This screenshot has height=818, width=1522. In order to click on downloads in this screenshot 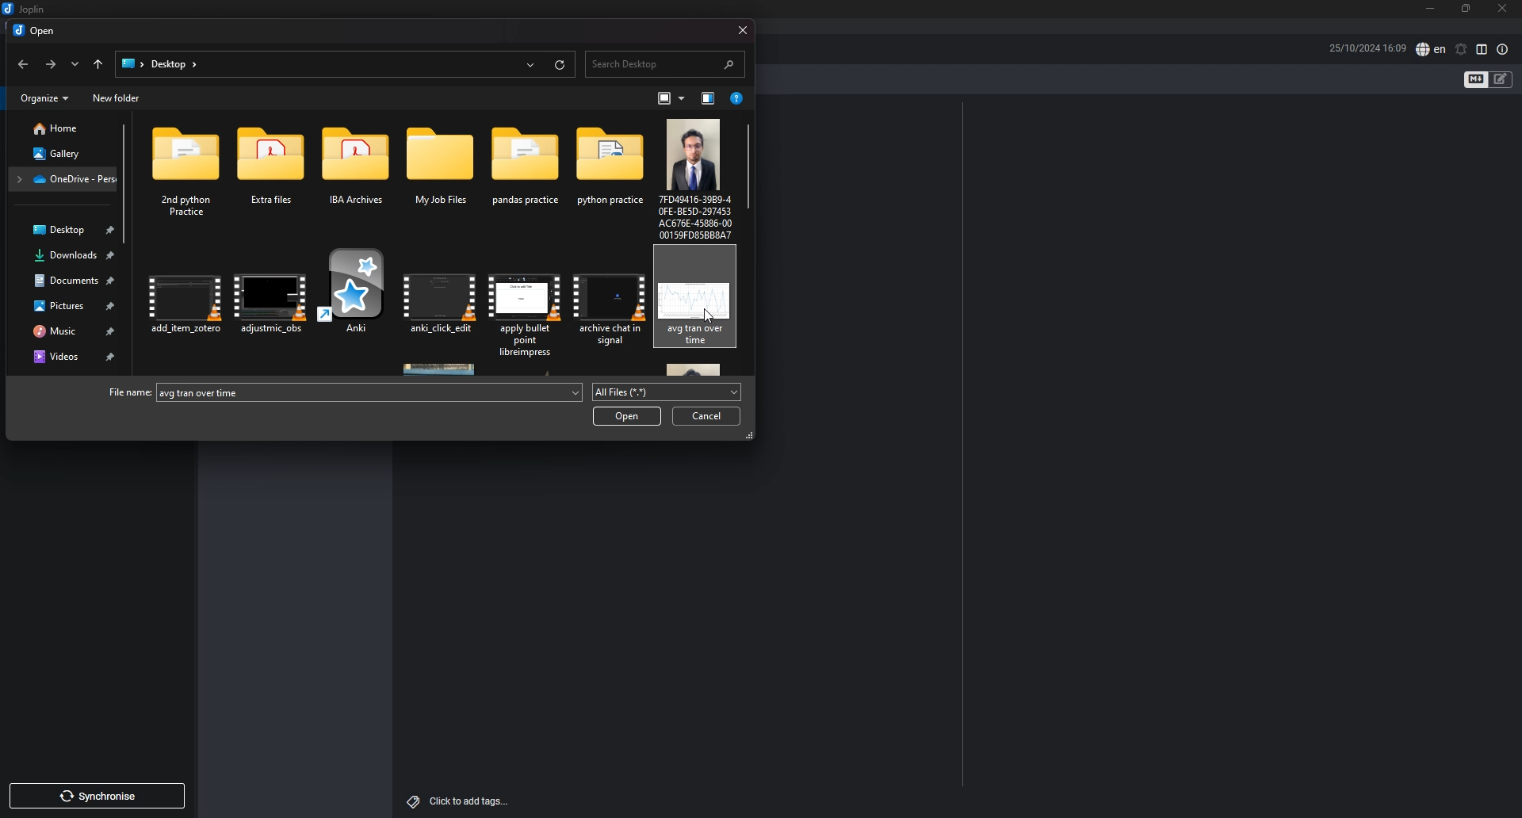, I will do `click(65, 257)`.